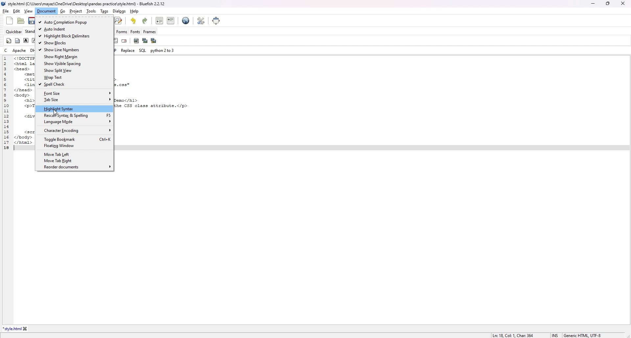 This screenshot has width=631, height=338. Describe the element at coordinates (9, 41) in the screenshot. I see `quickstart` at that location.